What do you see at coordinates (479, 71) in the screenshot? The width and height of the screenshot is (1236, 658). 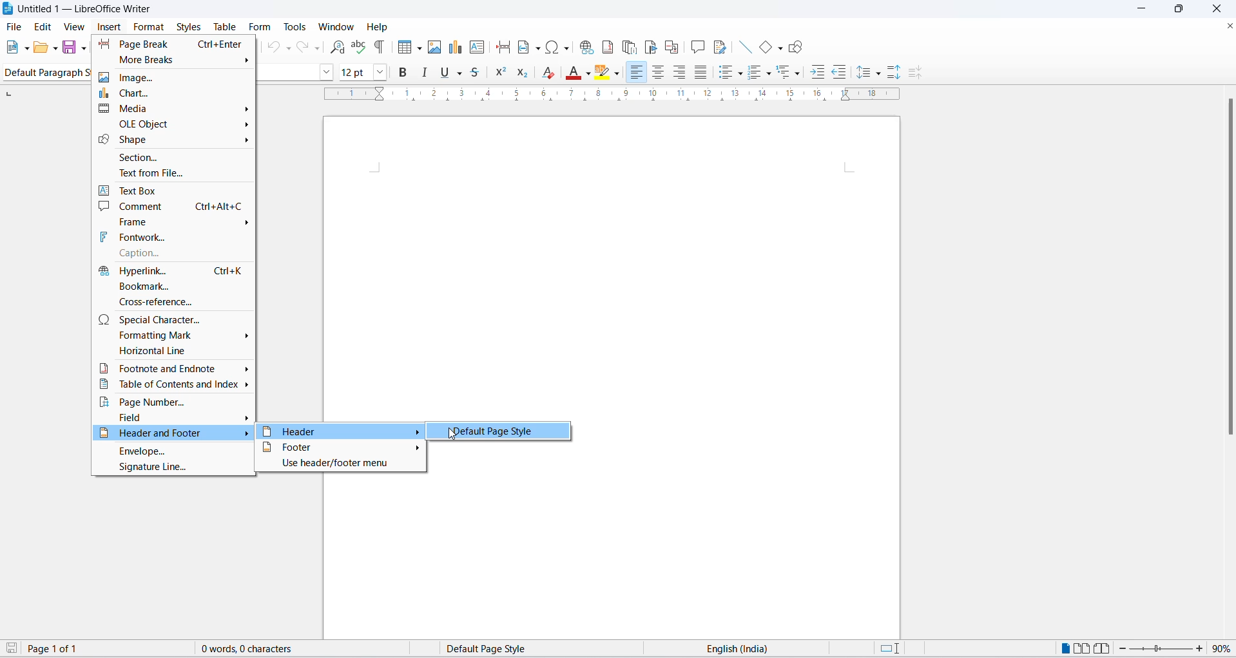 I see `strike through` at bounding box center [479, 71].